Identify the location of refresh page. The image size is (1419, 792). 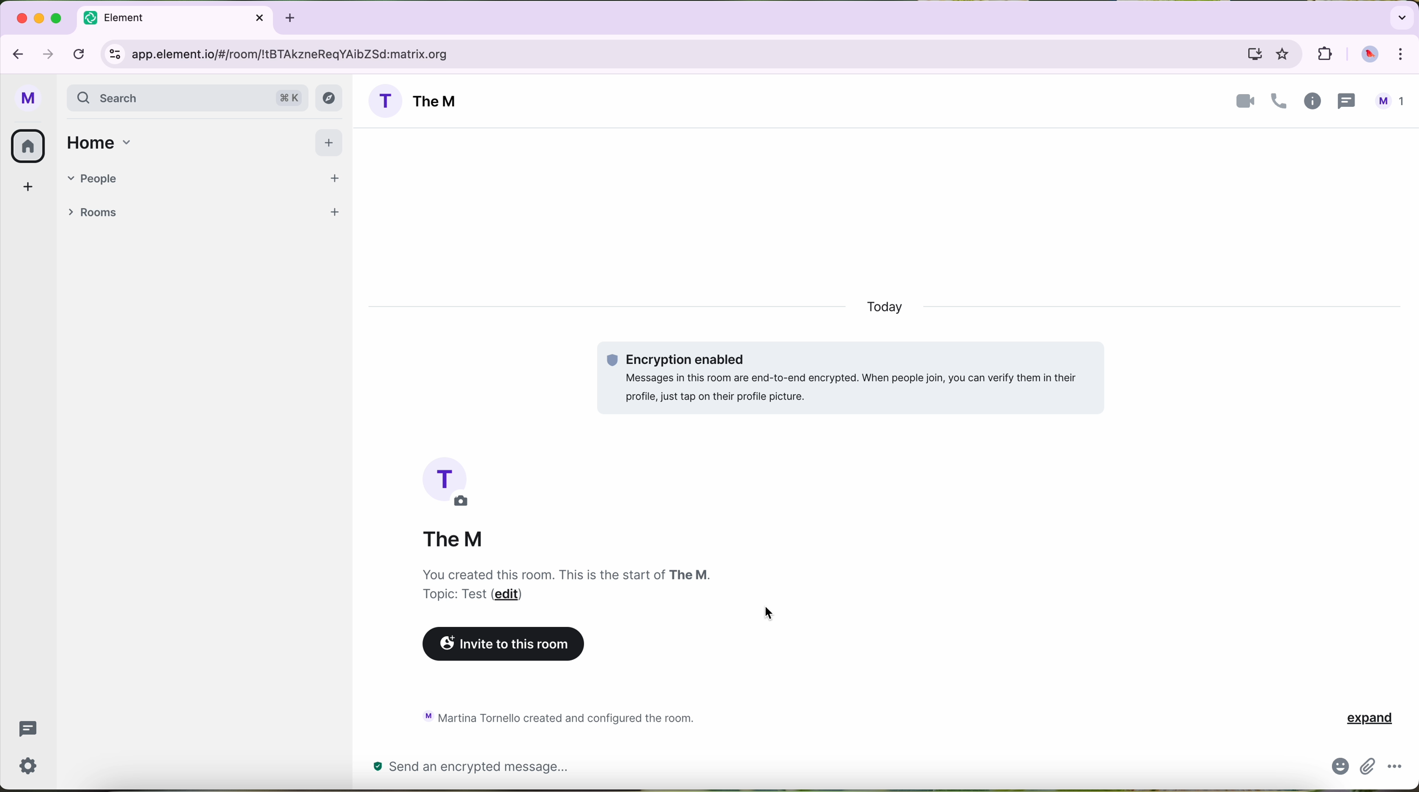
(80, 53).